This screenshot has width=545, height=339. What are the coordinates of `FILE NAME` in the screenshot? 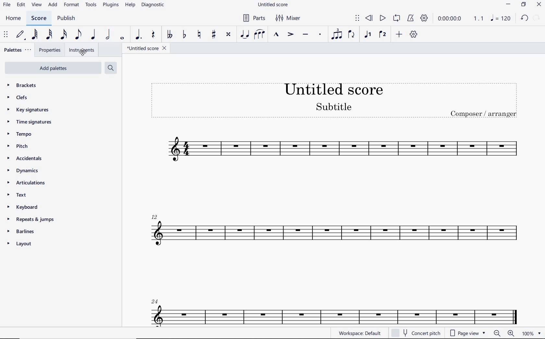 It's located at (273, 4).